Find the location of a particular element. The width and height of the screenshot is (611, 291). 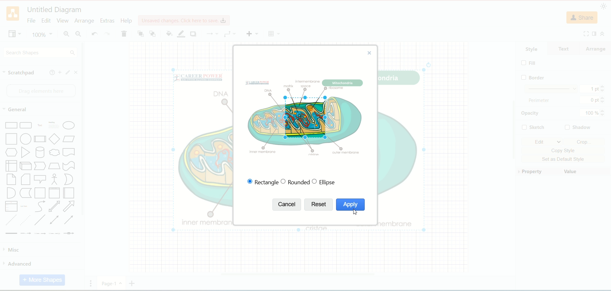

Curves is located at coordinates (41, 207).